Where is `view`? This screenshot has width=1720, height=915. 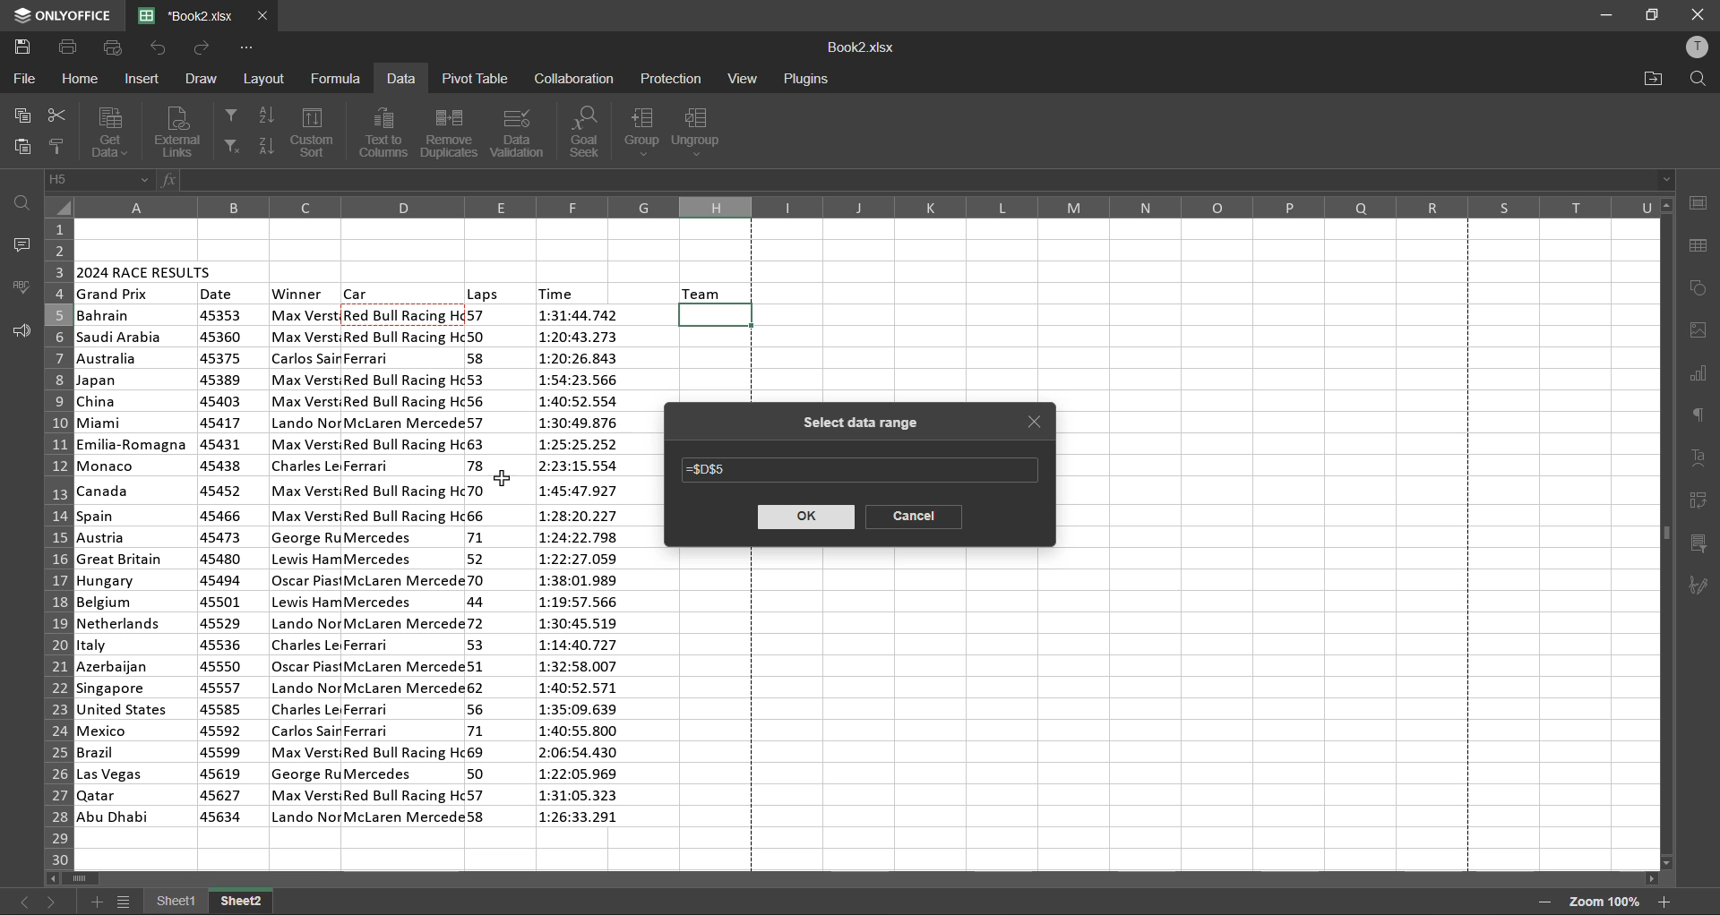
view is located at coordinates (742, 78).